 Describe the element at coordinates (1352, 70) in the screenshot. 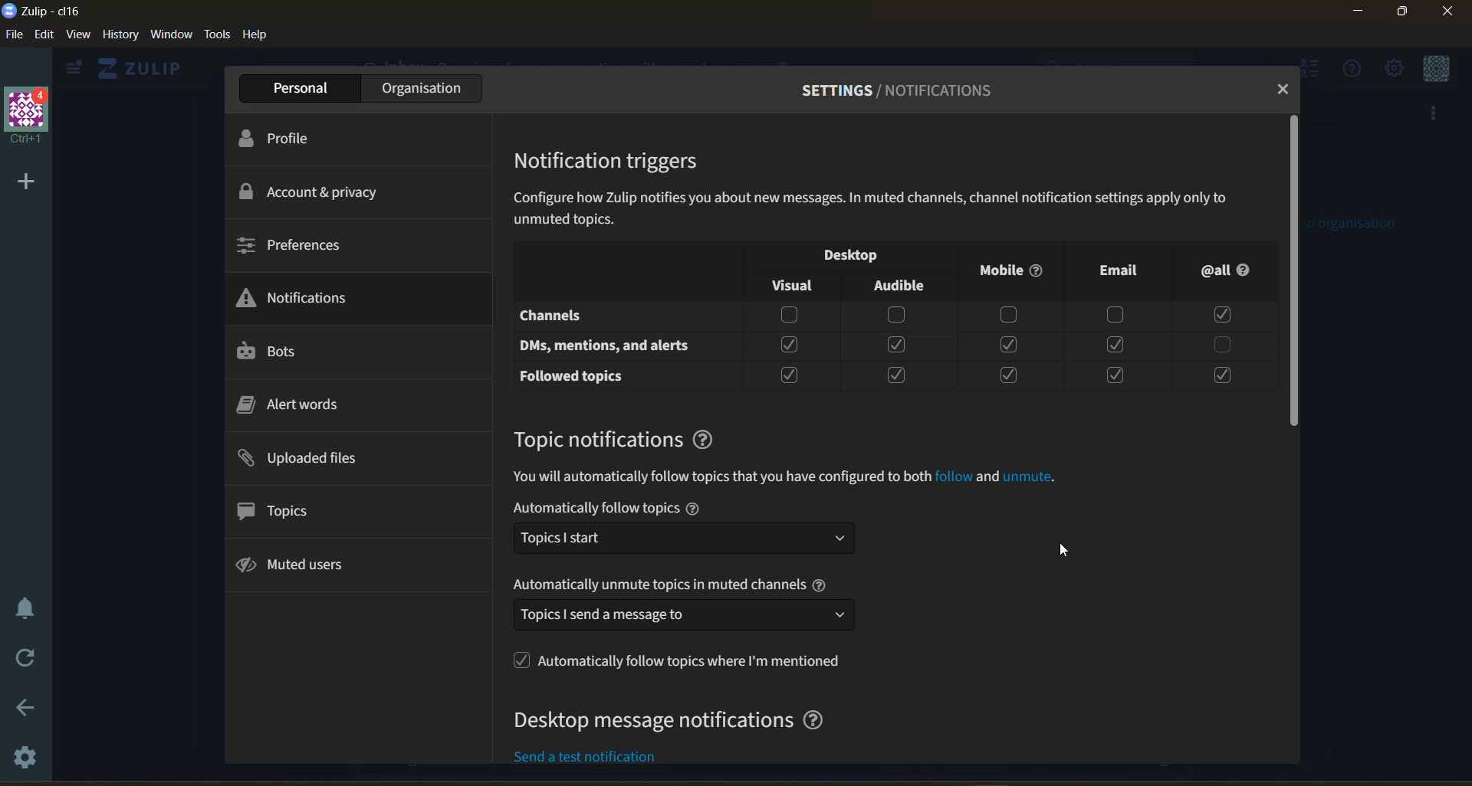

I see `help menu` at that location.